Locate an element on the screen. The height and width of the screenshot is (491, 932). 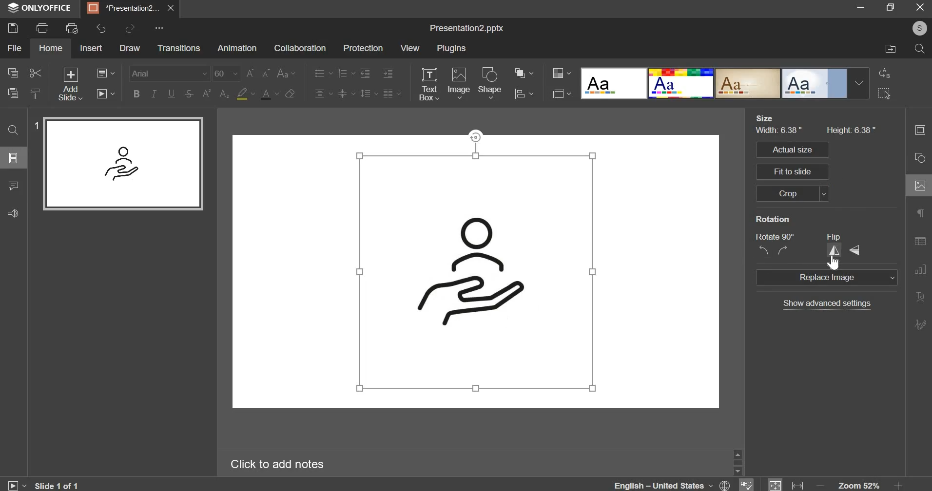
exit is located at coordinates (920, 6).